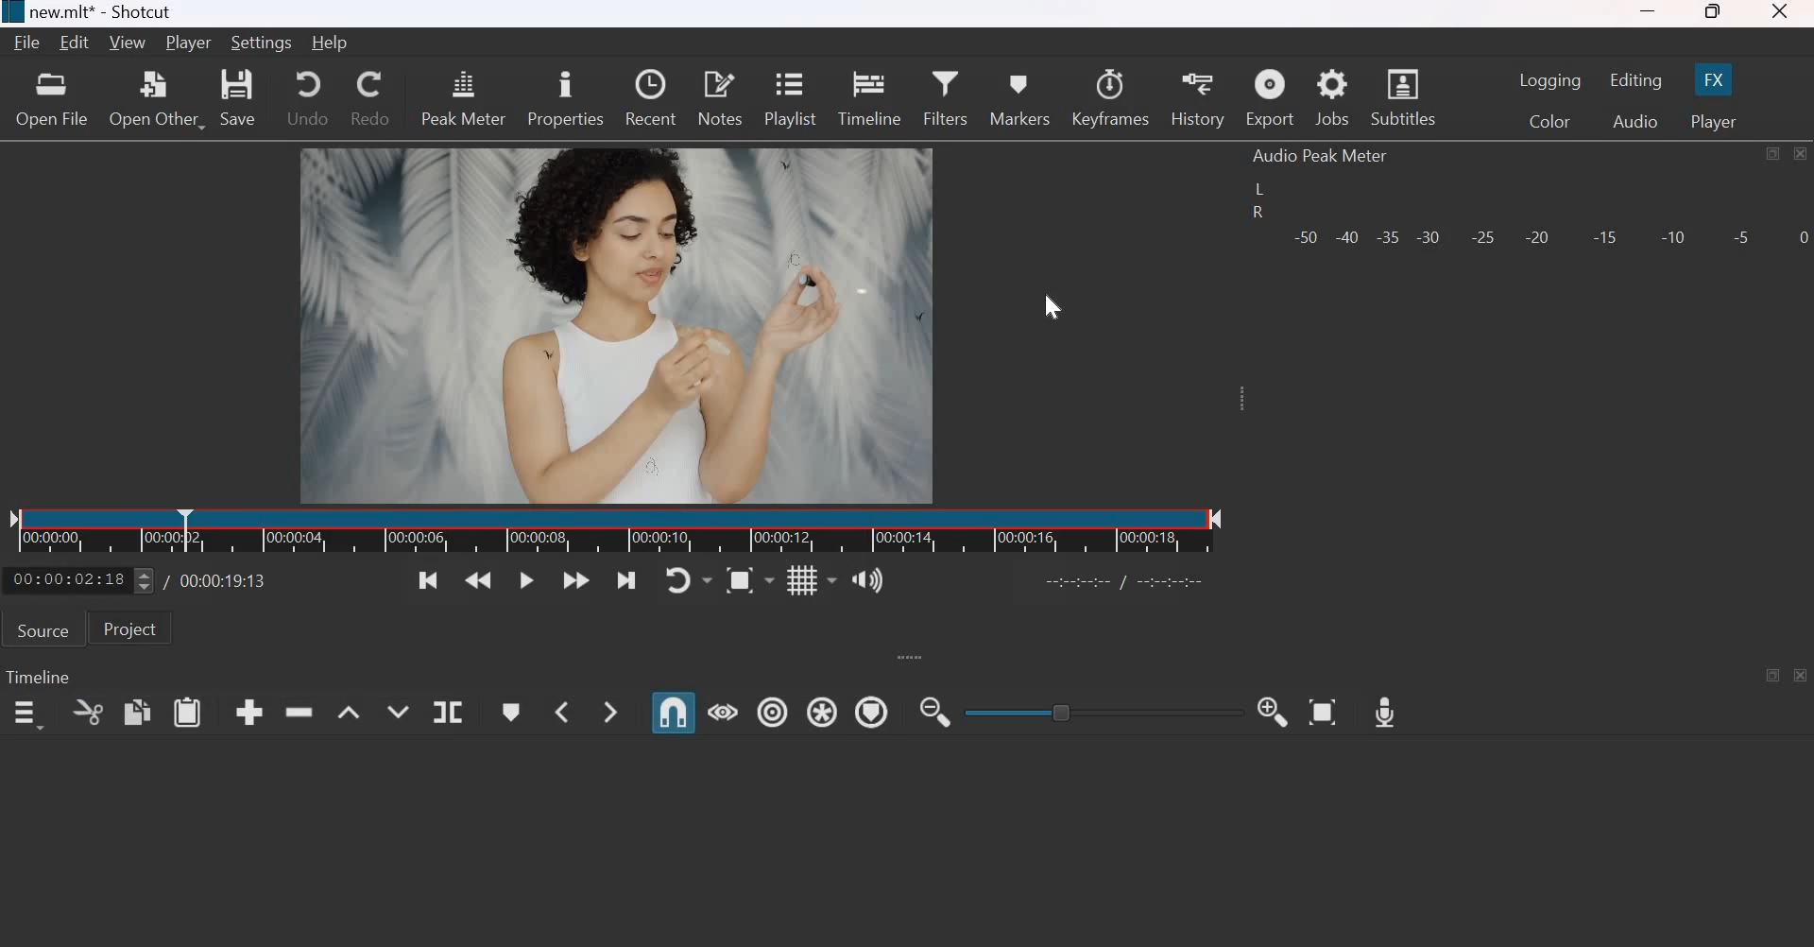 The image size is (1814, 947). I want to click on Minimize, so click(1651, 12).